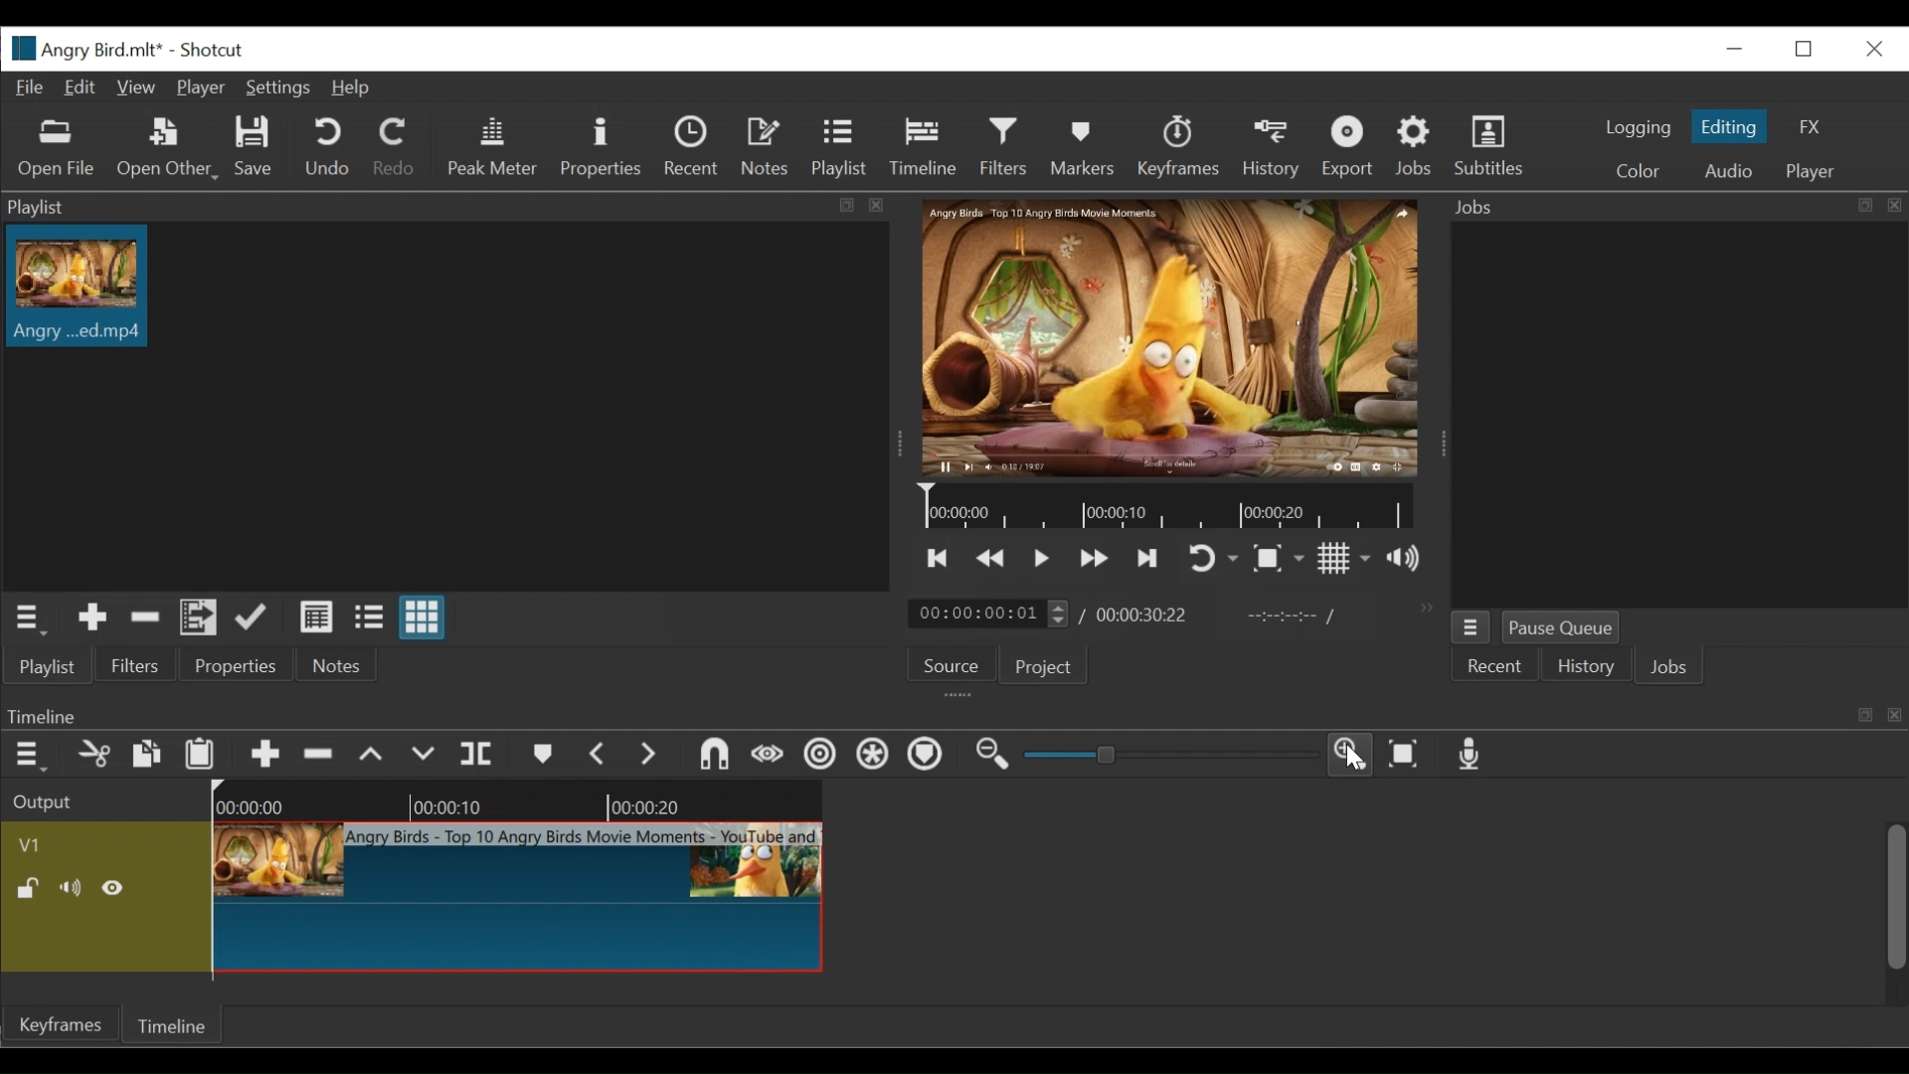 This screenshot has width=1909, height=1074. Describe the element at coordinates (77, 287) in the screenshot. I see `Clip` at that location.